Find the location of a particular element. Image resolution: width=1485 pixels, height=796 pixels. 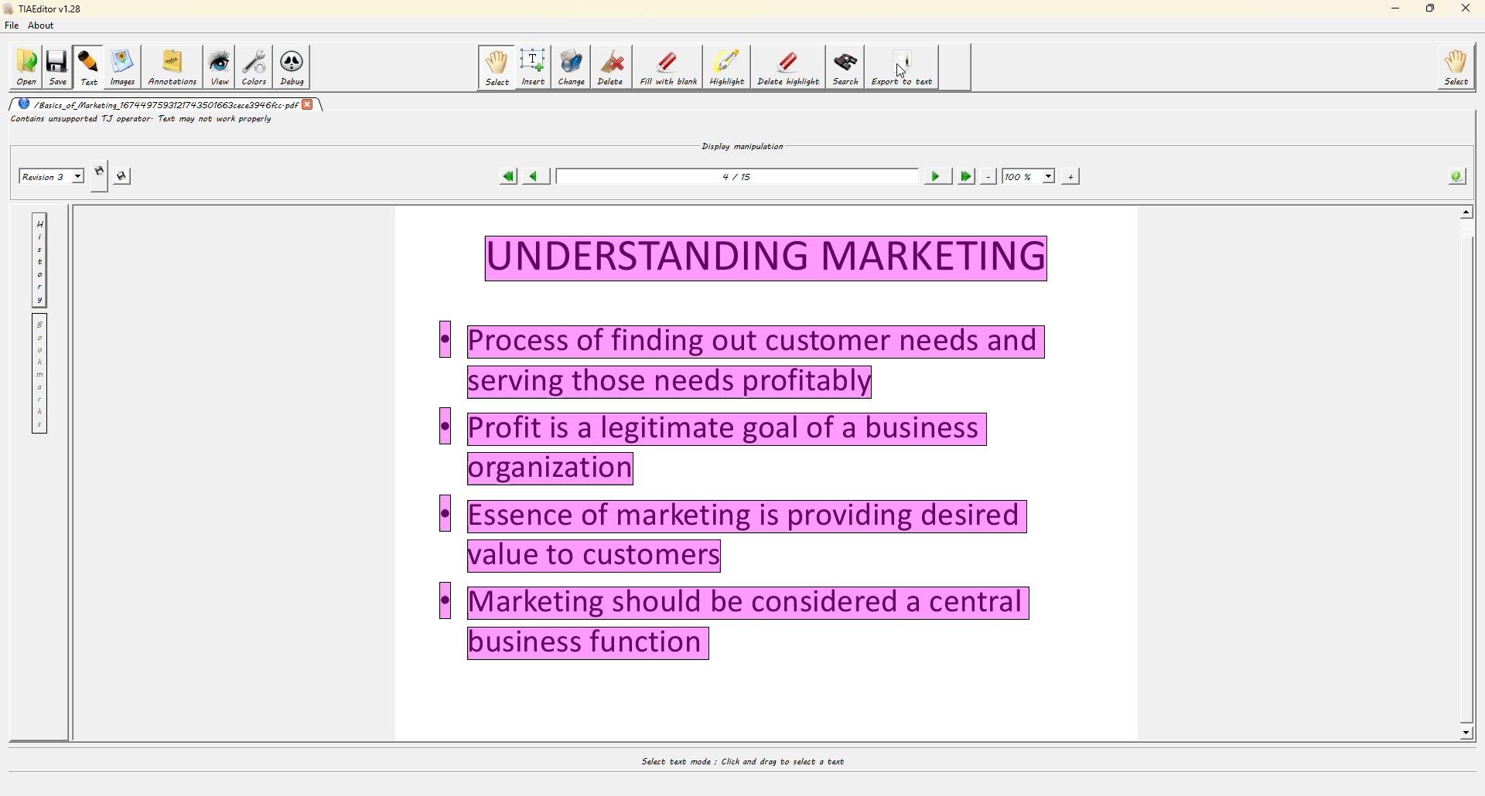

info about the pdf is located at coordinates (1457, 175).